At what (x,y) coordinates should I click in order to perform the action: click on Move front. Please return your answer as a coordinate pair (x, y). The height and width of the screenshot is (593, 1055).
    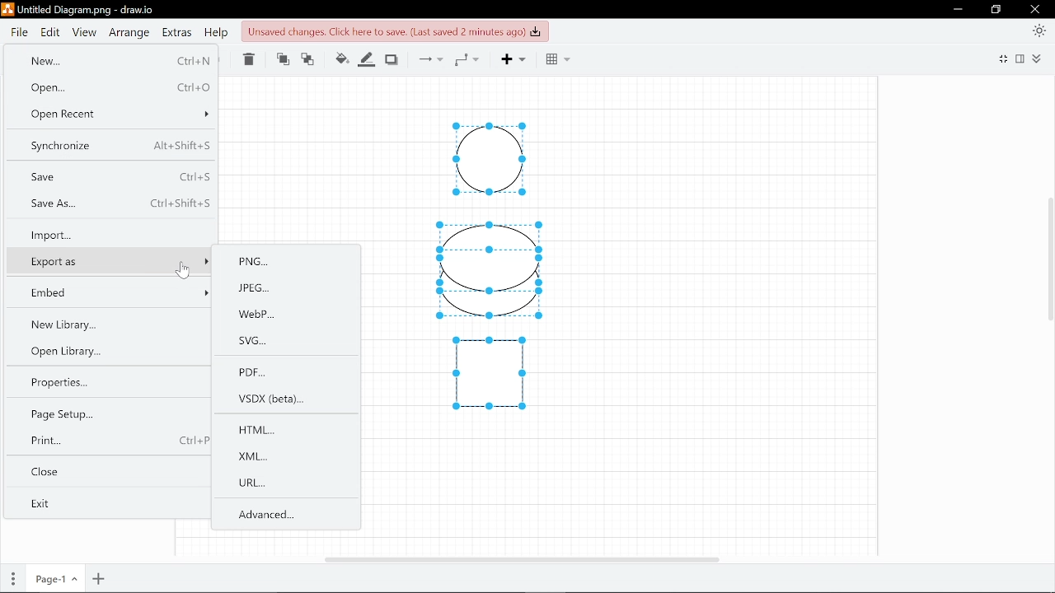
    Looking at the image, I should click on (283, 59).